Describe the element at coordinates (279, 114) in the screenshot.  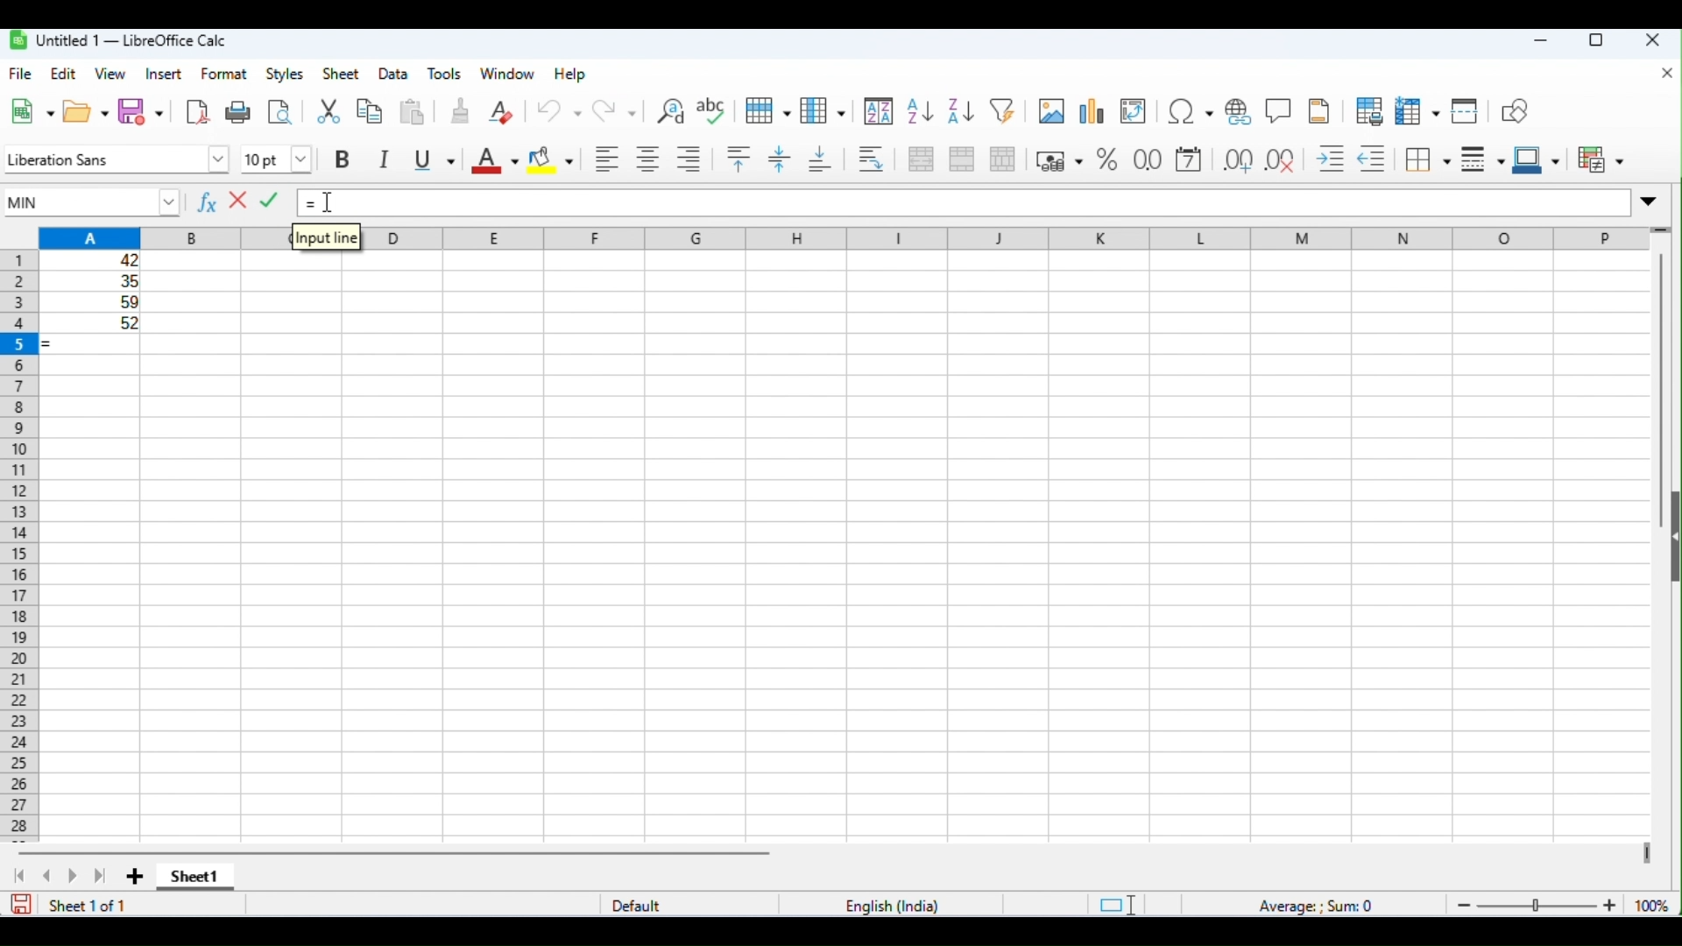
I see `toggle print preview` at that location.